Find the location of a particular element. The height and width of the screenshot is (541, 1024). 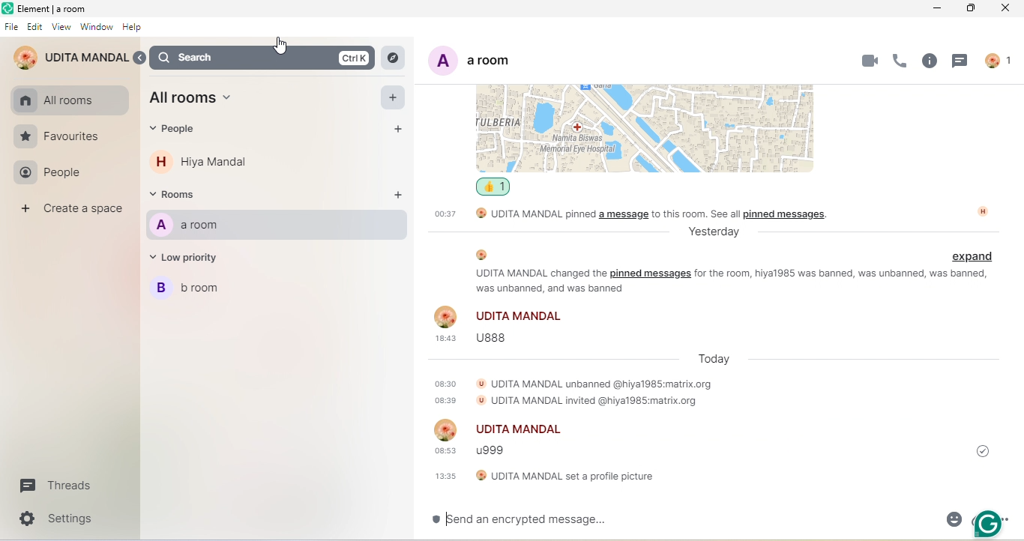

UDITA MANDAL changed the pinned messages for the room, hiya1985 was banned, was unbanned, was banned,
was unbanned, and was banned is located at coordinates (719, 282).